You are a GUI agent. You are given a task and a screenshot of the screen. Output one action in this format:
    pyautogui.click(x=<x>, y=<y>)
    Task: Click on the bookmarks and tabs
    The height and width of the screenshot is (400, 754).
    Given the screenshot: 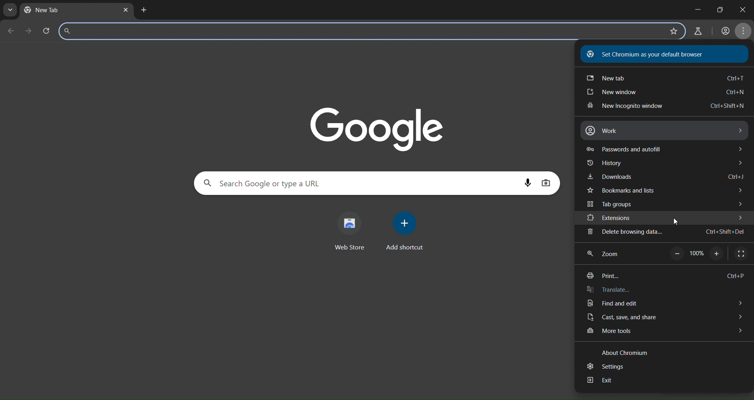 What is the action you would take?
    pyautogui.click(x=667, y=190)
    